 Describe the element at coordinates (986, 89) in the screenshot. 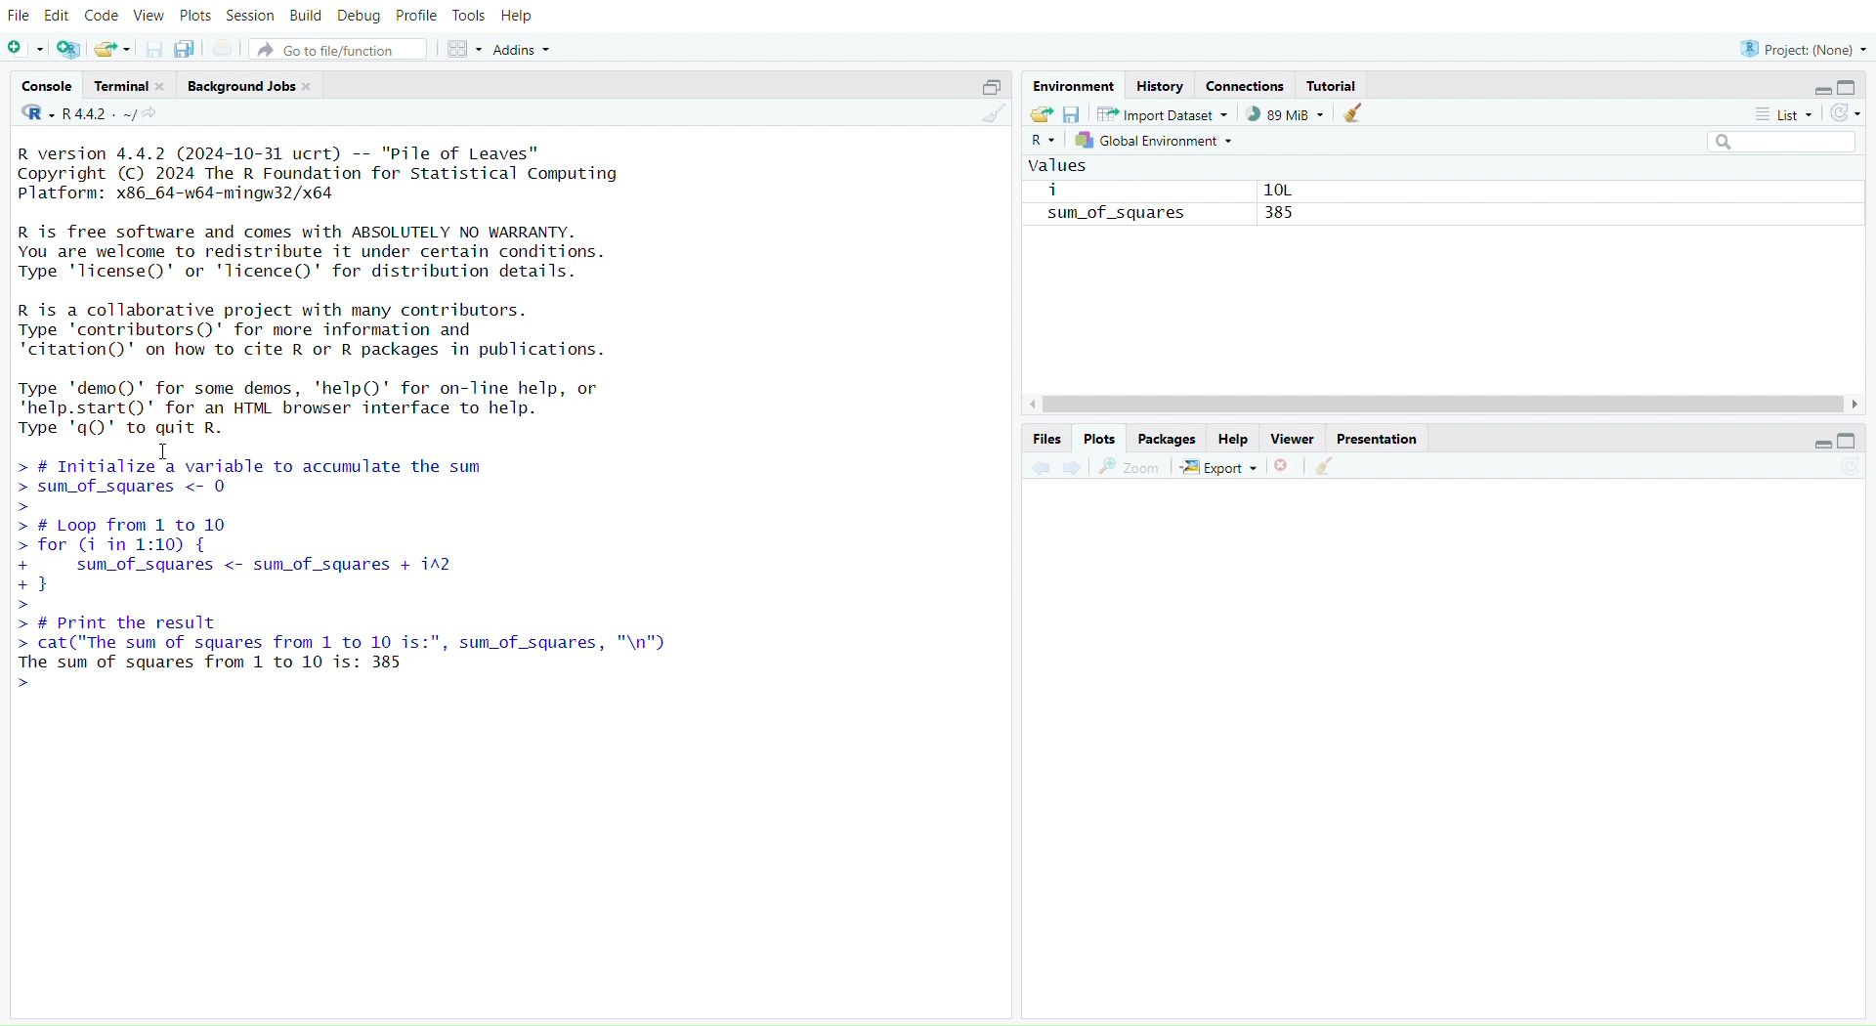

I see `expand` at that location.